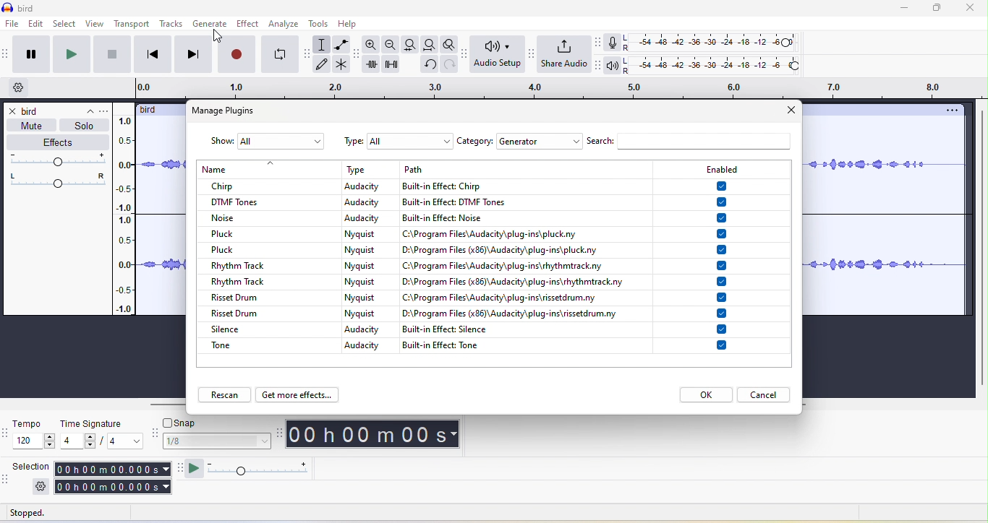 This screenshot has height=523, width=988. What do you see at coordinates (792, 112) in the screenshot?
I see `close` at bounding box center [792, 112].